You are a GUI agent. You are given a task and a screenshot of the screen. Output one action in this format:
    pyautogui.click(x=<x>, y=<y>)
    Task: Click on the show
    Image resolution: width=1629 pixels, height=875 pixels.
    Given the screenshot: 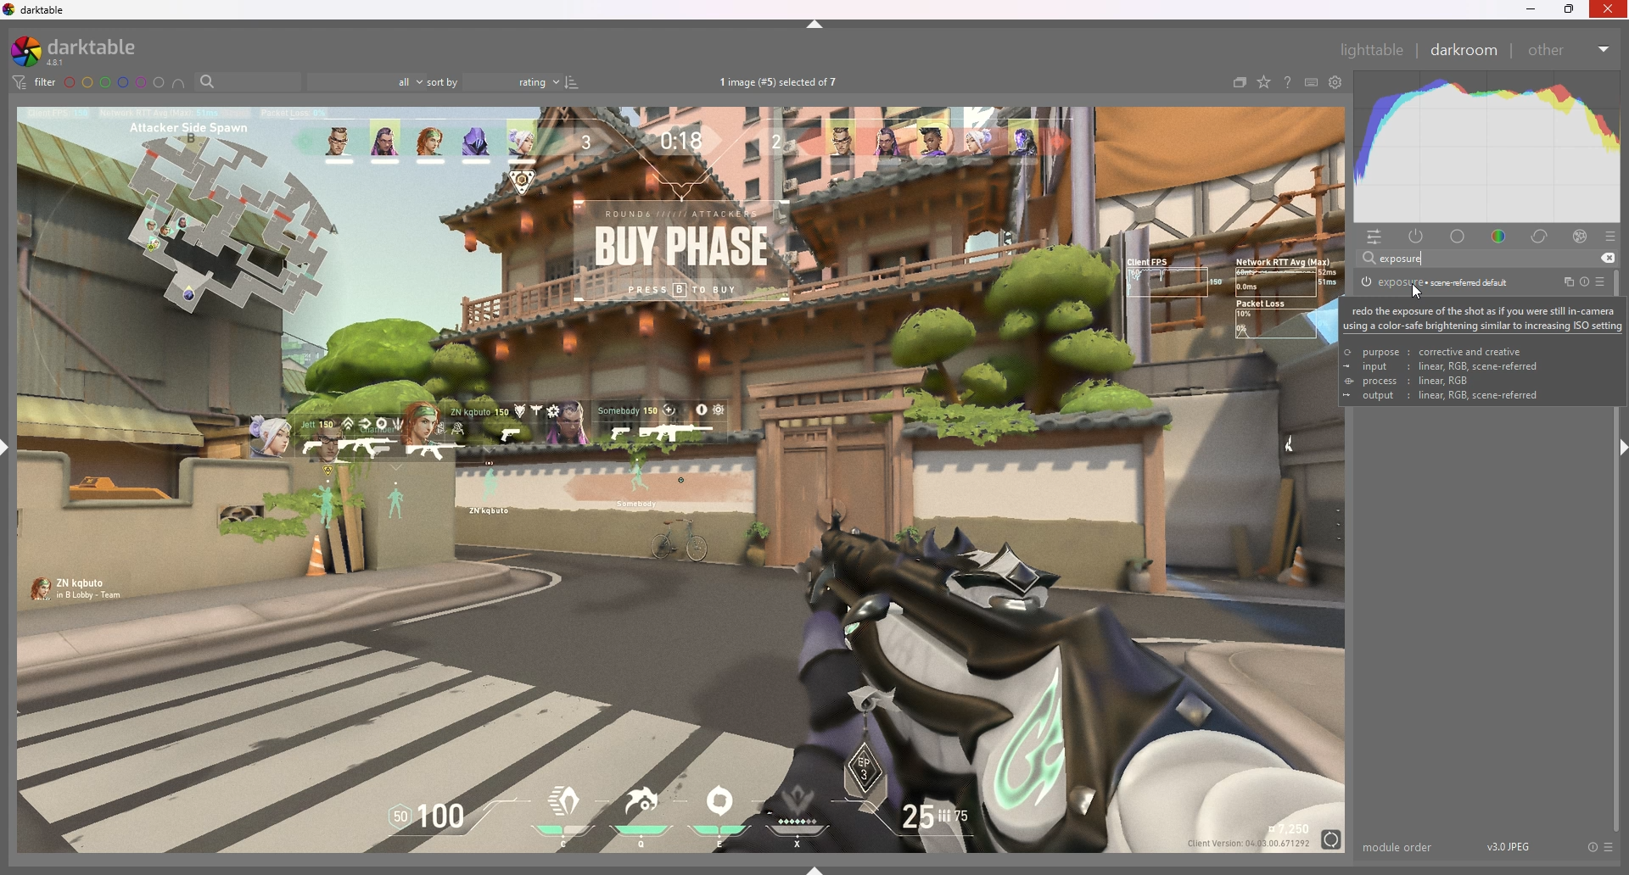 What is the action you would take?
    pyautogui.click(x=815, y=869)
    